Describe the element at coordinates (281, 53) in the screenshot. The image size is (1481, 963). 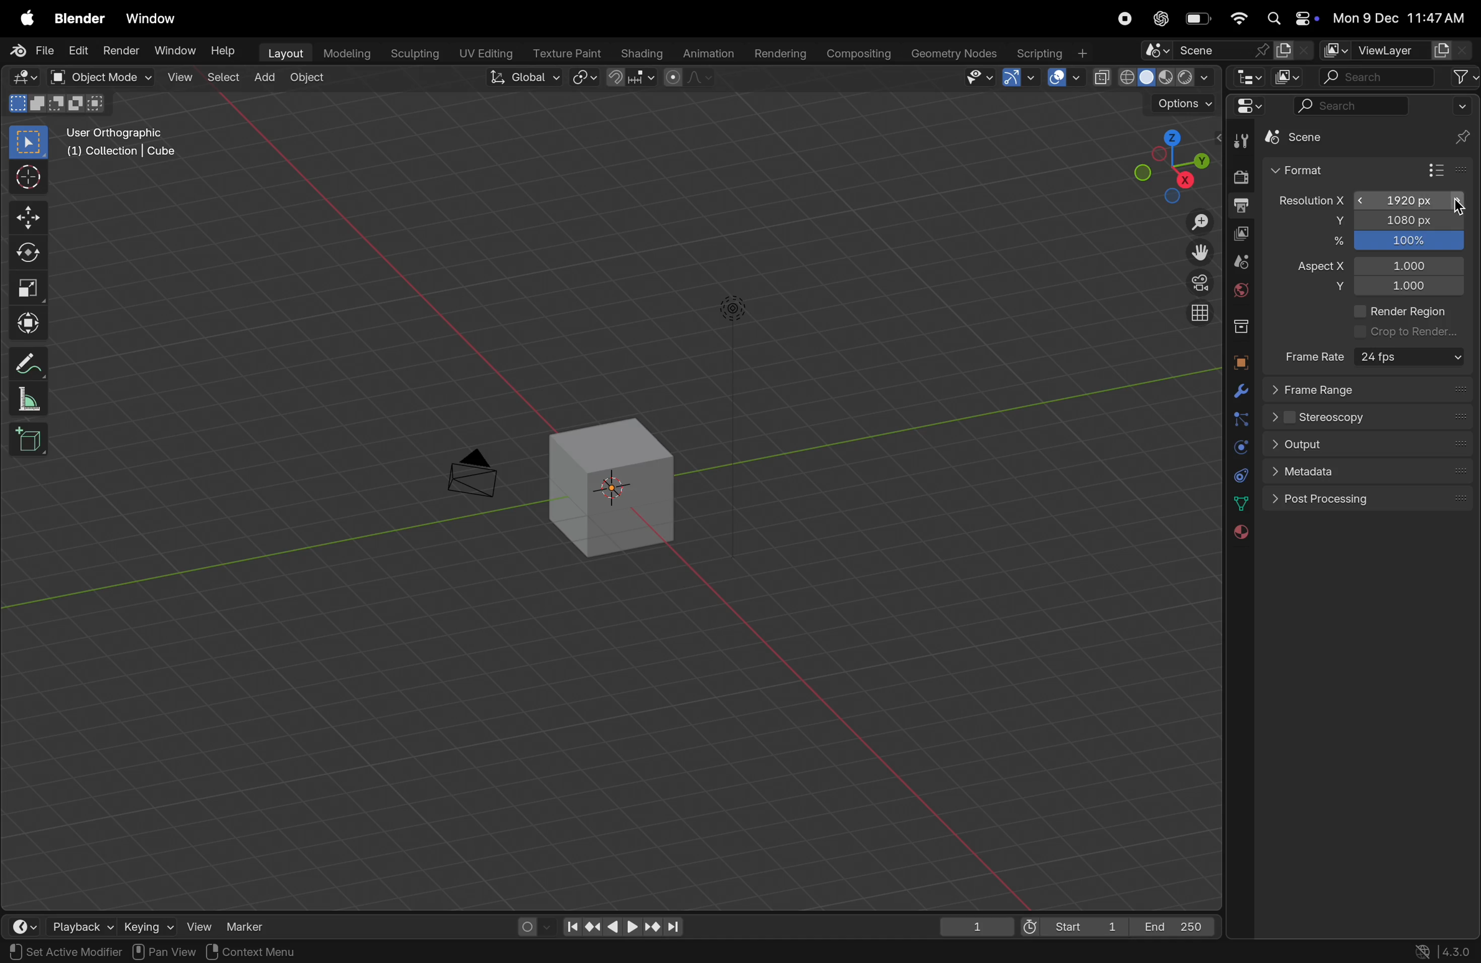
I see `layout` at that location.